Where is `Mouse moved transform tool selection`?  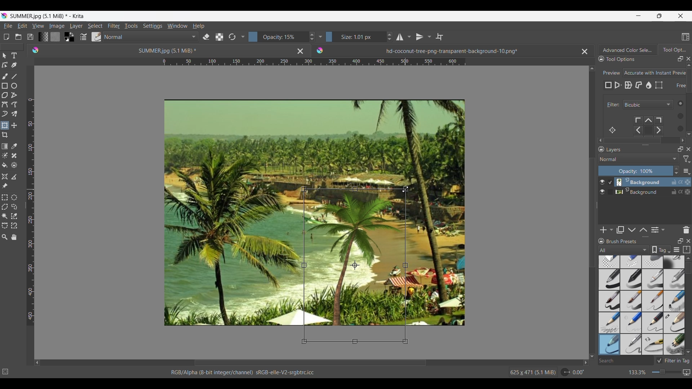
Mouse moved transform tool selection is located at coordinates (405, 189).